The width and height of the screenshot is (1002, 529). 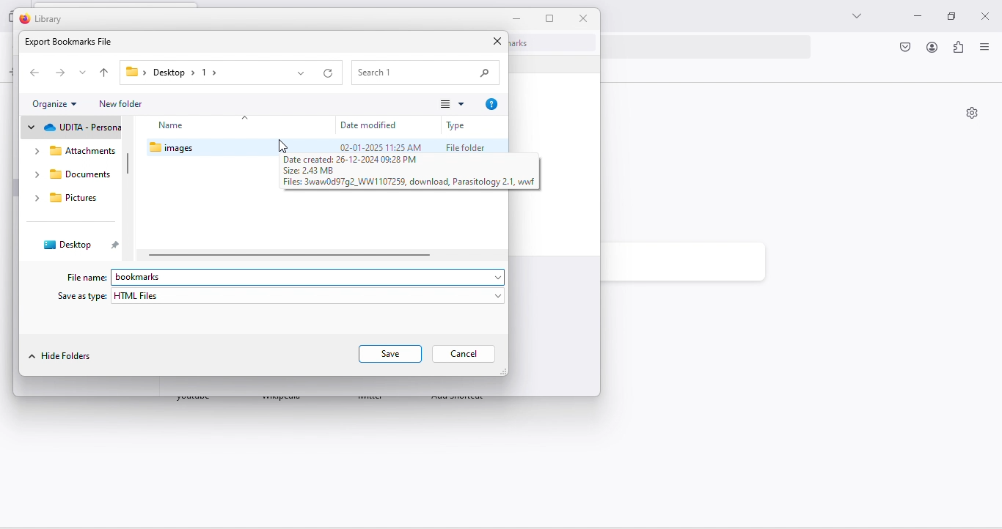 What do you see at coordinates (984, 49) in the screenshot?
I see `view menu` at bounding box center [984, 49].